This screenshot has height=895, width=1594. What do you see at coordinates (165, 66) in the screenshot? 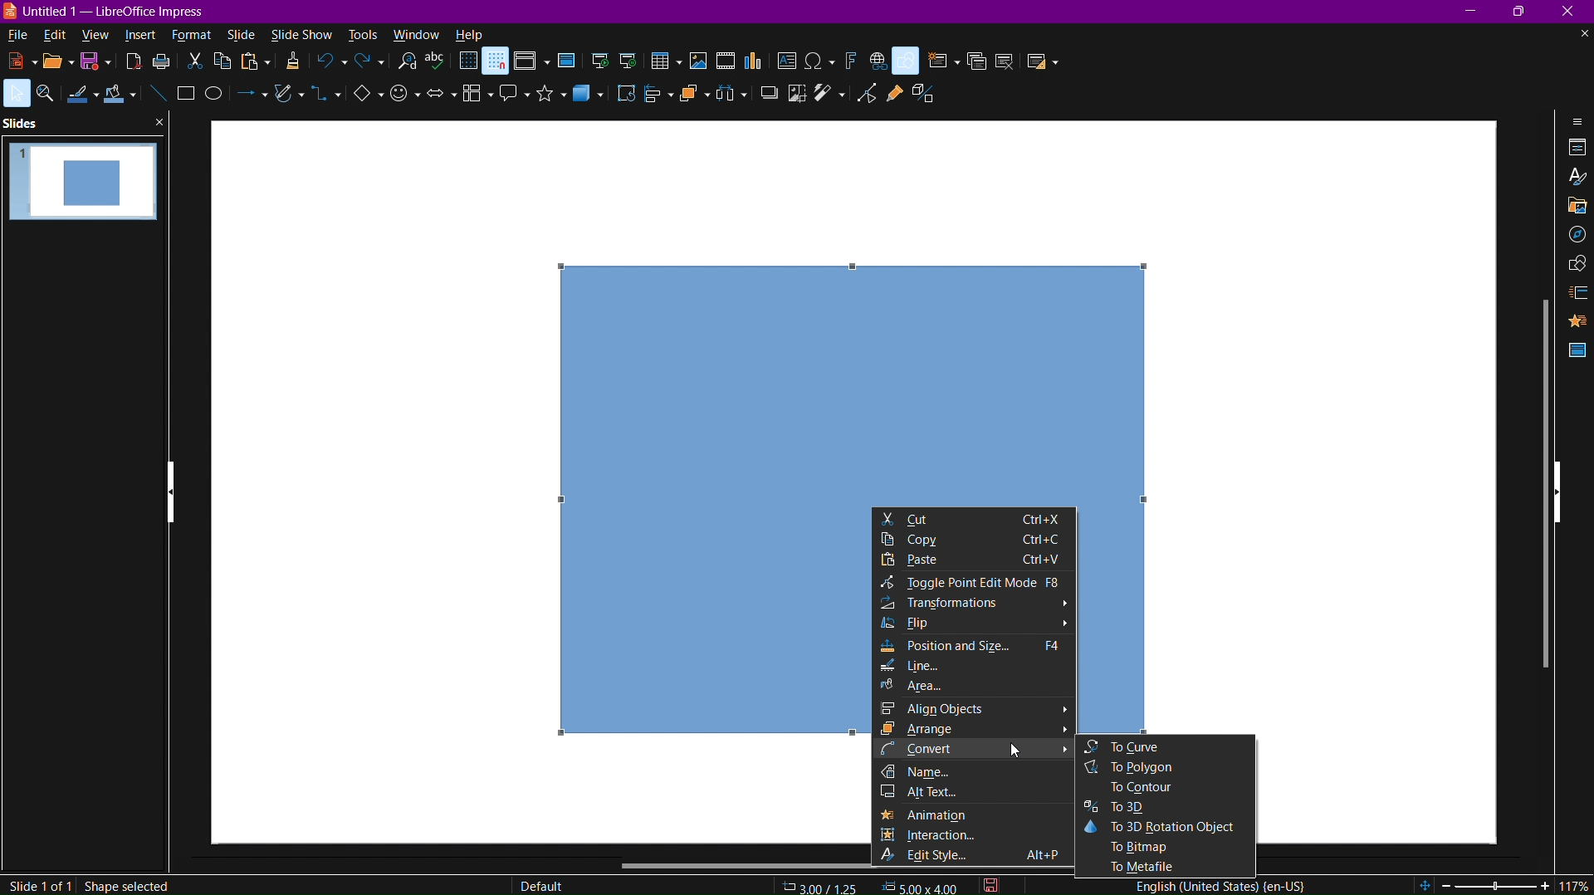
I see `print` at bounding box center [165, 66].